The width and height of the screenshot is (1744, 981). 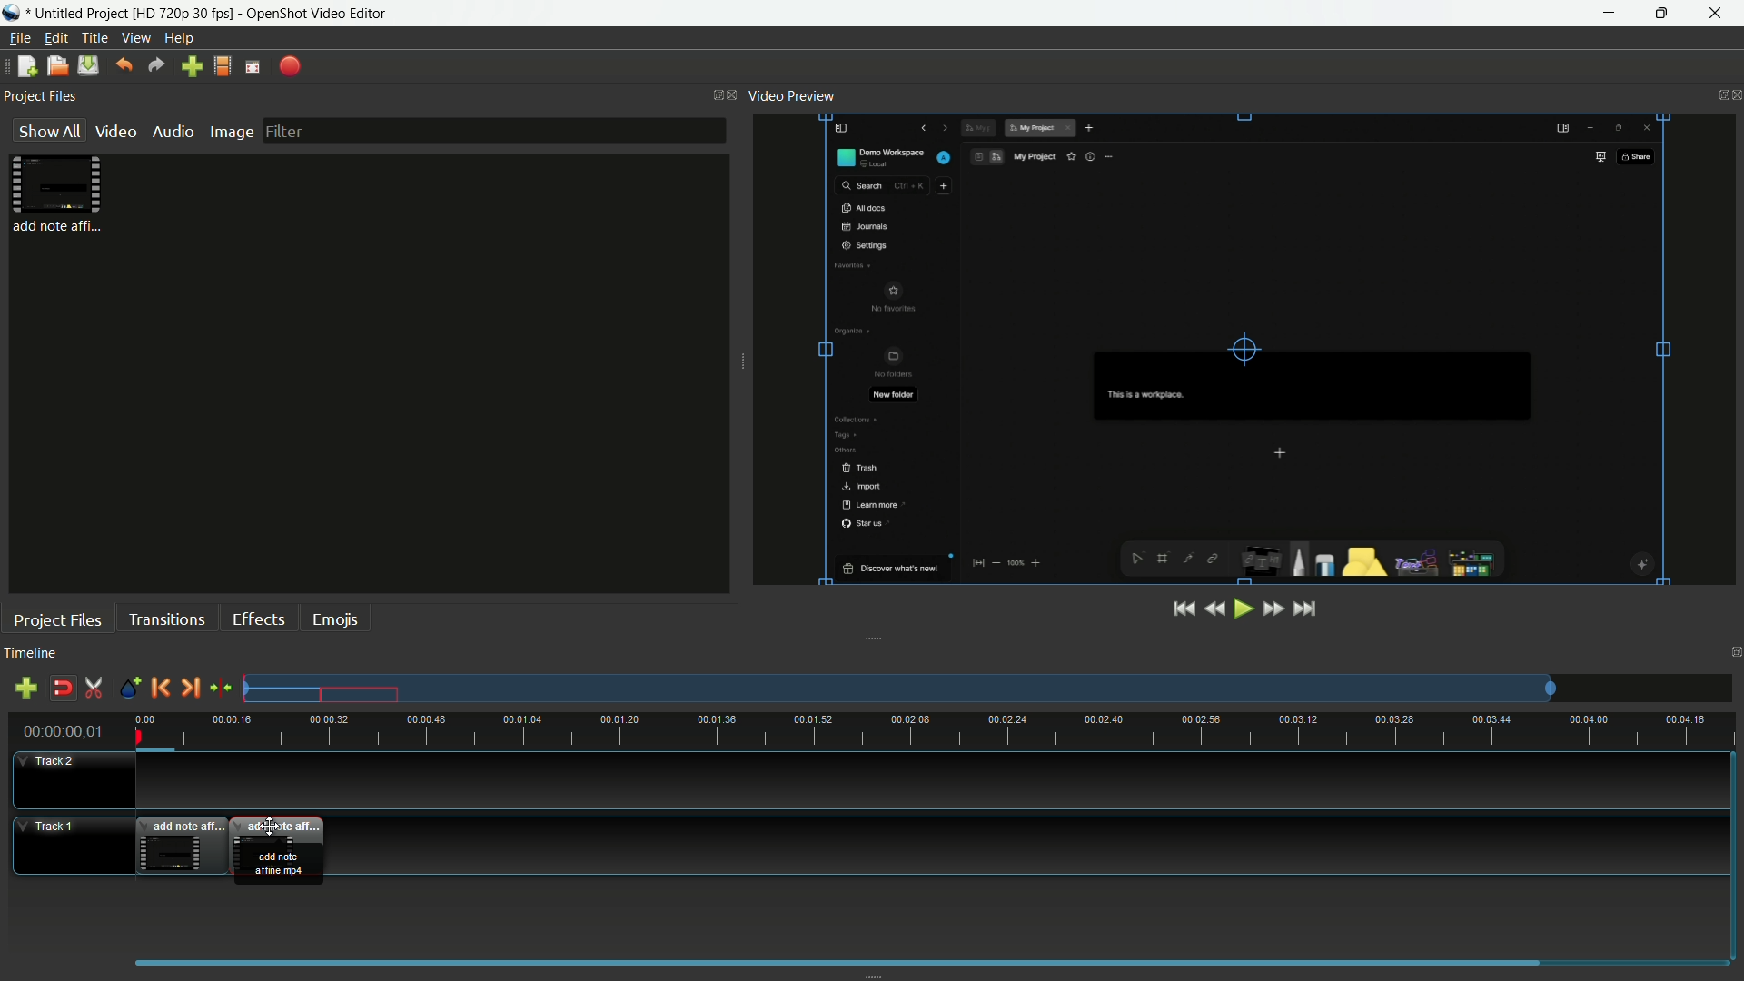 I want to click on track-2, so click(x=69, y=778).